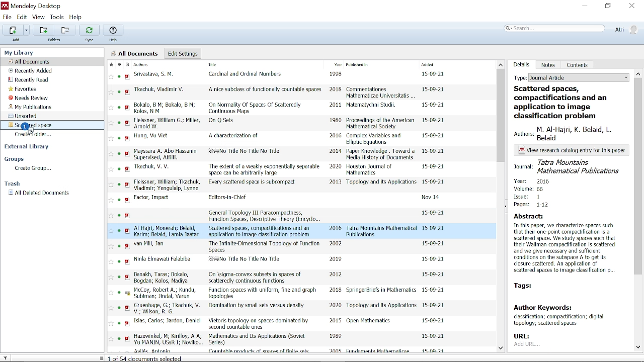 This screenshot has width=644, height=362. What do you see at coordinates (29, 80) in the screenshot?
I see `Recently read` at bounding box center [29, 80].